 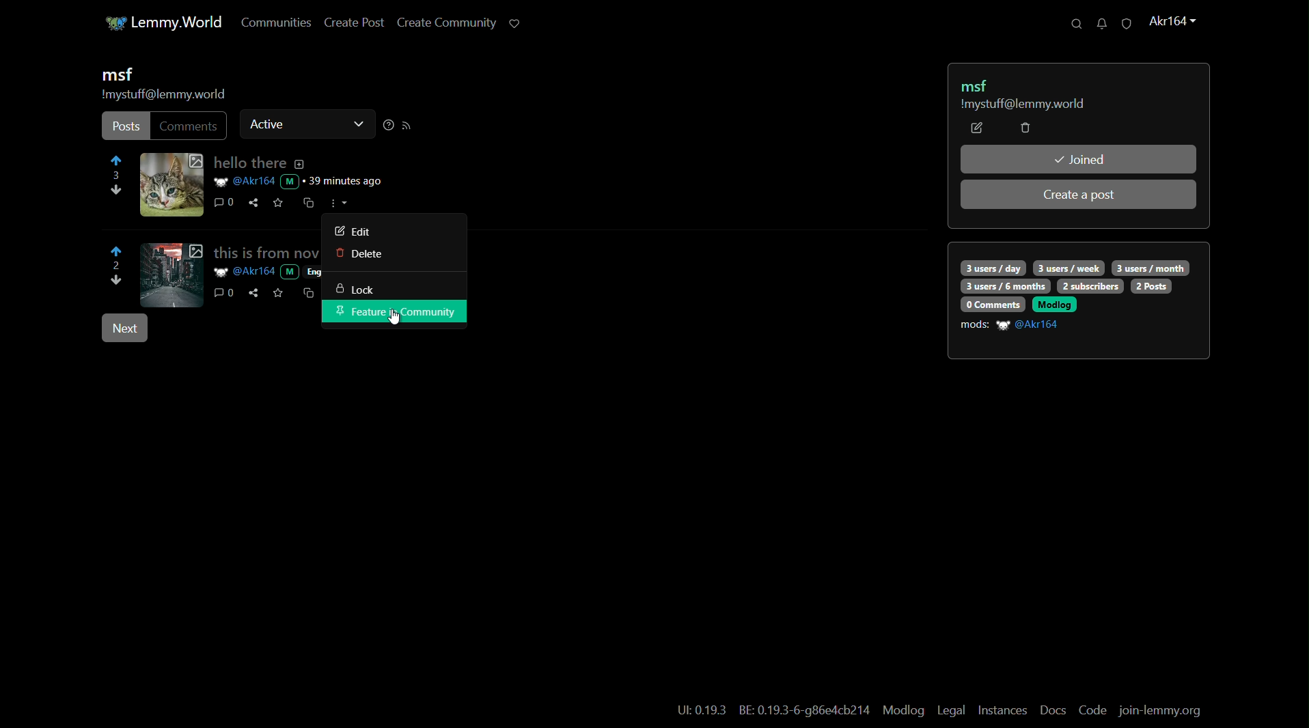 What do you see at coordinates (977, 128) in the screenshot?
I see `edit` at bounding box center [977, 128].